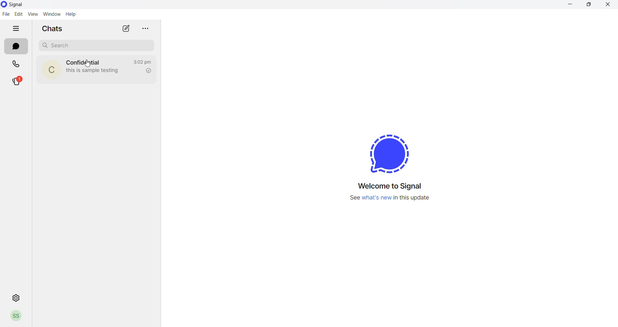  What do you see at coordinates (146, 29) in the screenshot?
I see `more options` at bounding box center [146, 29].